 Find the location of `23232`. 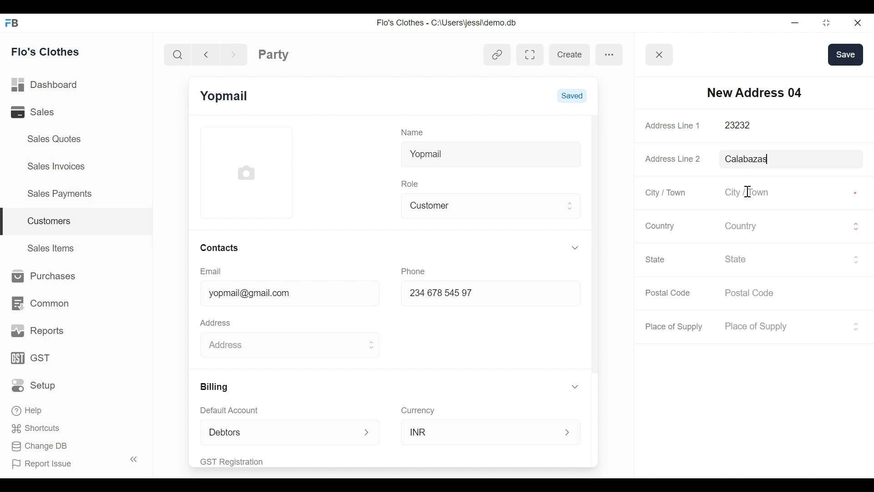

23232 is located at coordinates (782, 126).